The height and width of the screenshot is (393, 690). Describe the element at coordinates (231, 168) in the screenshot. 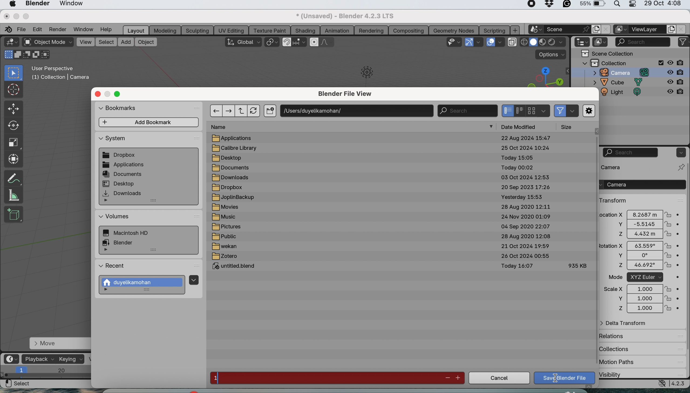

I see `documents` at that location.